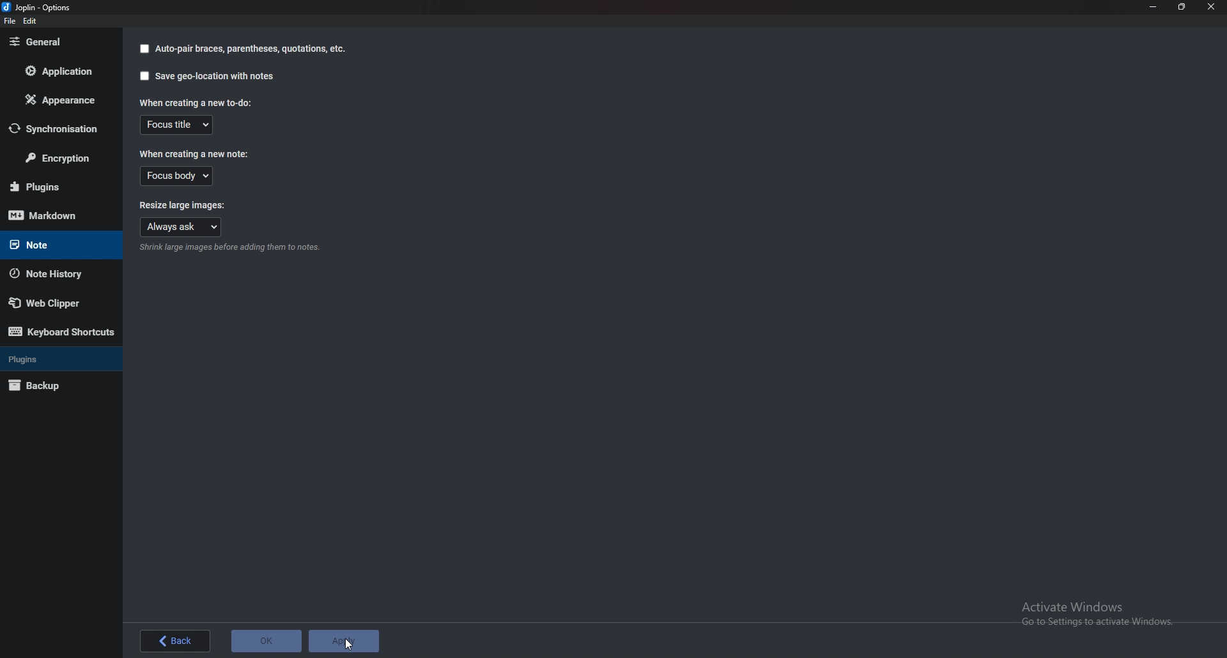  I want to click on cursor, so click(349, 644).